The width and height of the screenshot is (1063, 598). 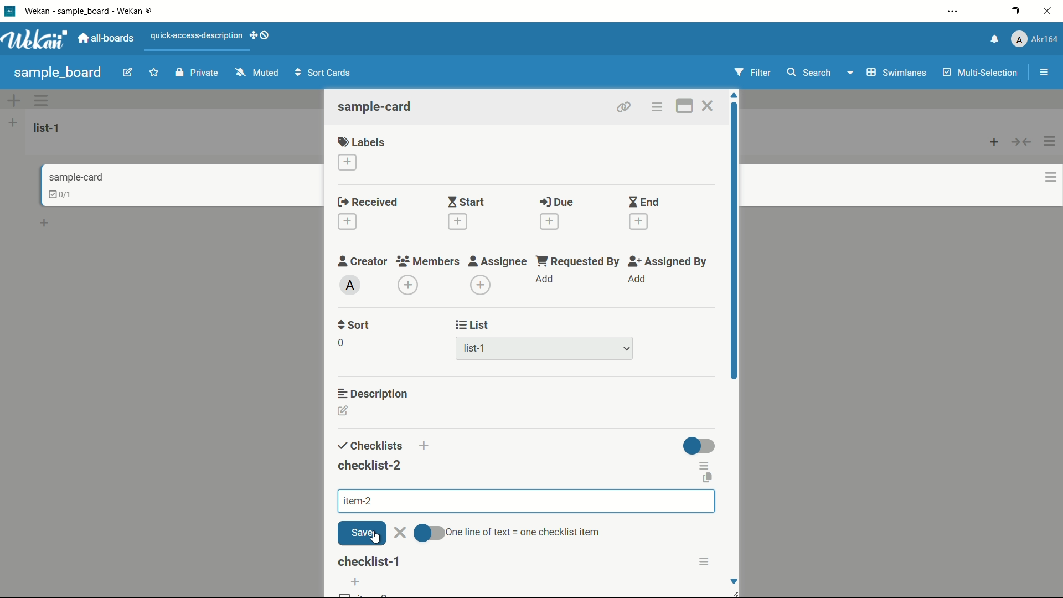 I want to click on requested by, so click(x=579, y=261).